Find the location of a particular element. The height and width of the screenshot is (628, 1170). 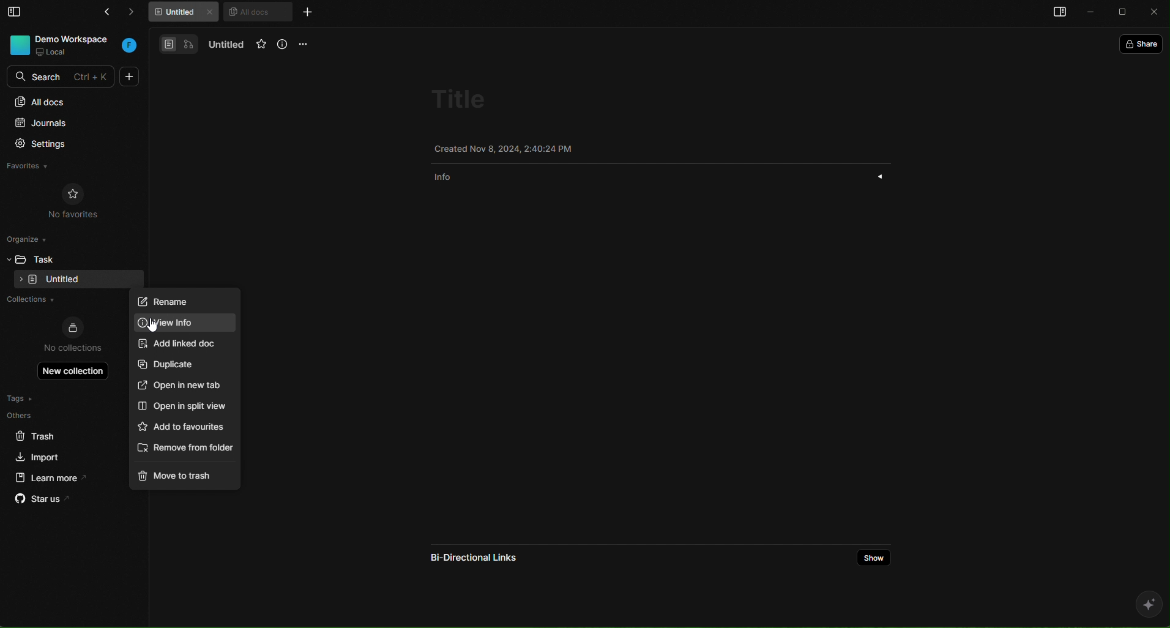

open in new tab is located at coordinates (182, 385).